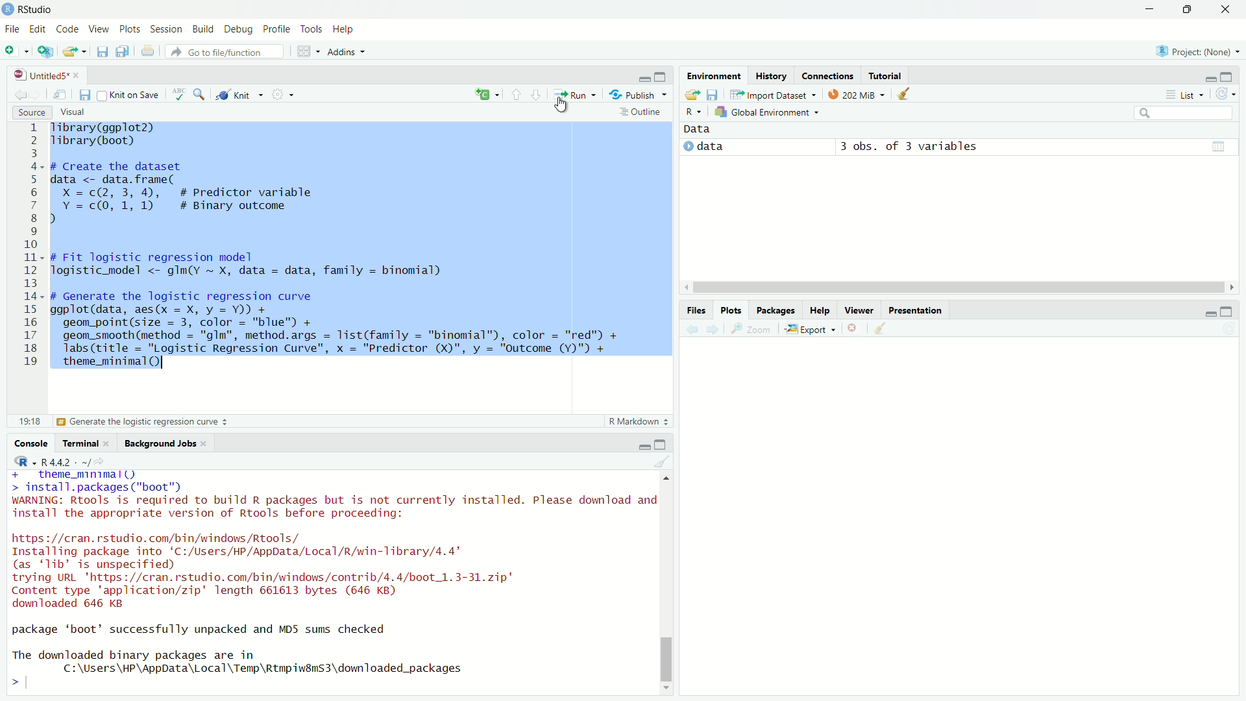 The height and width of the screenshot is (701, 1246). What do you see at coordinates (827, 75) in the screenshot?
I see `Connections` at bounding box center [827, 75].